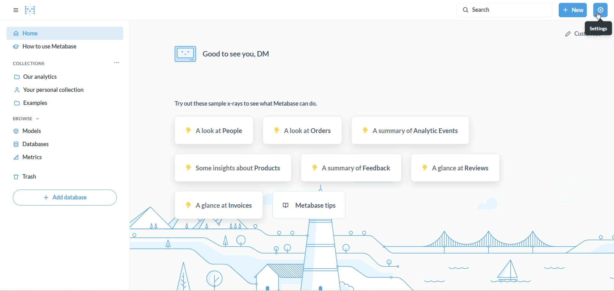 This screenshot has width=614, height=291. Describe the element at coordinates (32, 103) in the screenshot. I see `examples` at that location.